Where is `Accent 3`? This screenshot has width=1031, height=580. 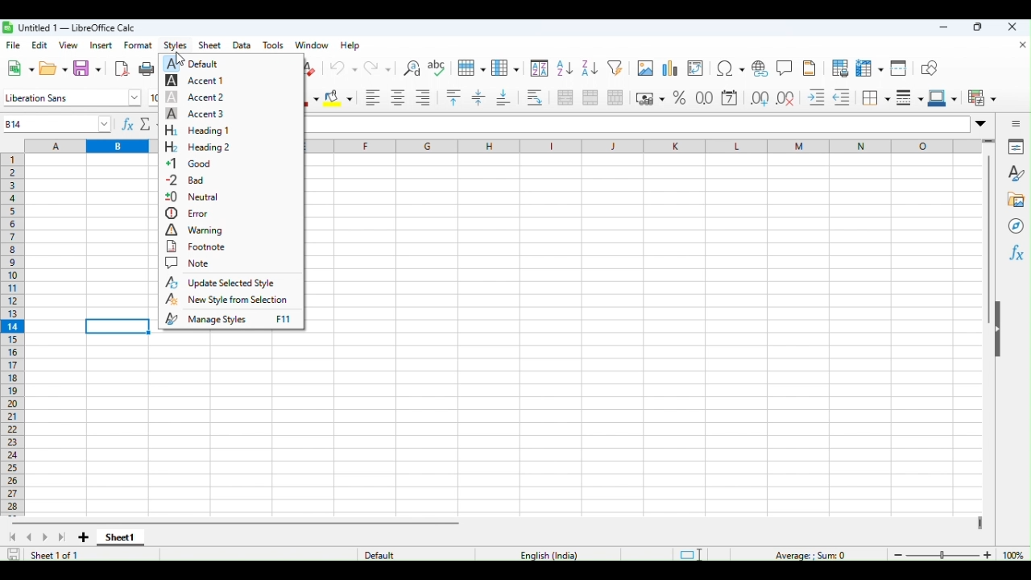
Accent 3 is located at coordinates (195, 114).